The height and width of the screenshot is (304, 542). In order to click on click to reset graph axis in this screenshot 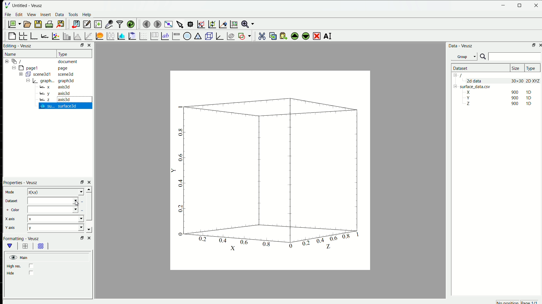, I will do `click(234, 24)`.